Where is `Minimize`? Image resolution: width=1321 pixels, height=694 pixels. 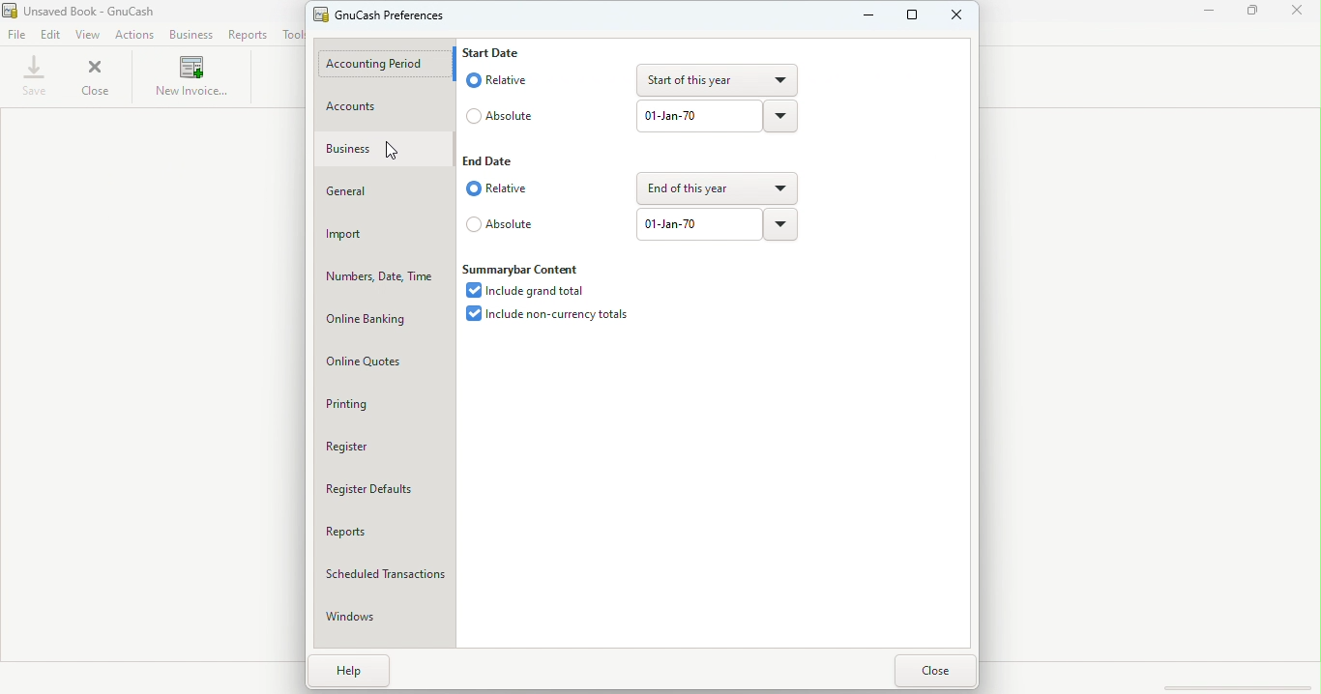 Minimize is located at coordinates (860, 23).